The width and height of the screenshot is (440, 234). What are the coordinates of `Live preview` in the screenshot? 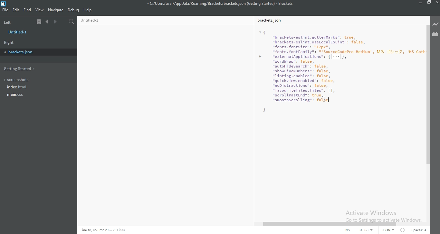 It's located at (436, 23).